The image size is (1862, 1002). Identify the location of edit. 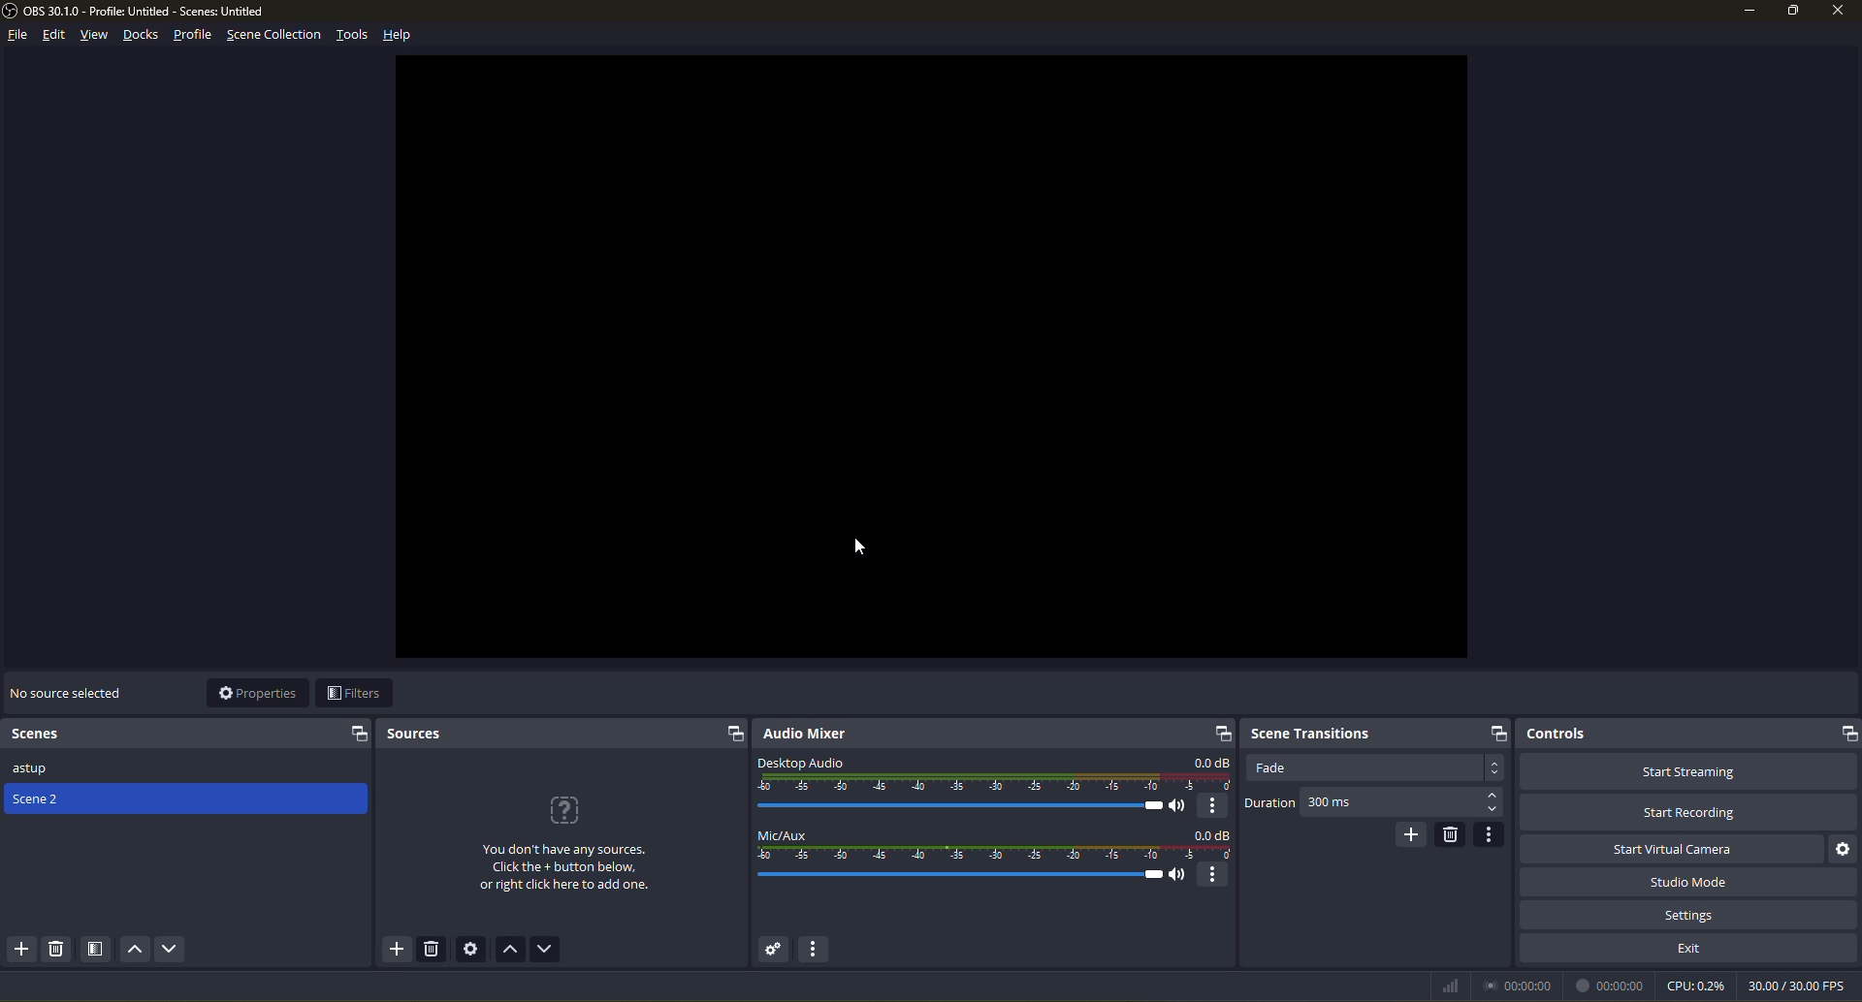
(54, 36).